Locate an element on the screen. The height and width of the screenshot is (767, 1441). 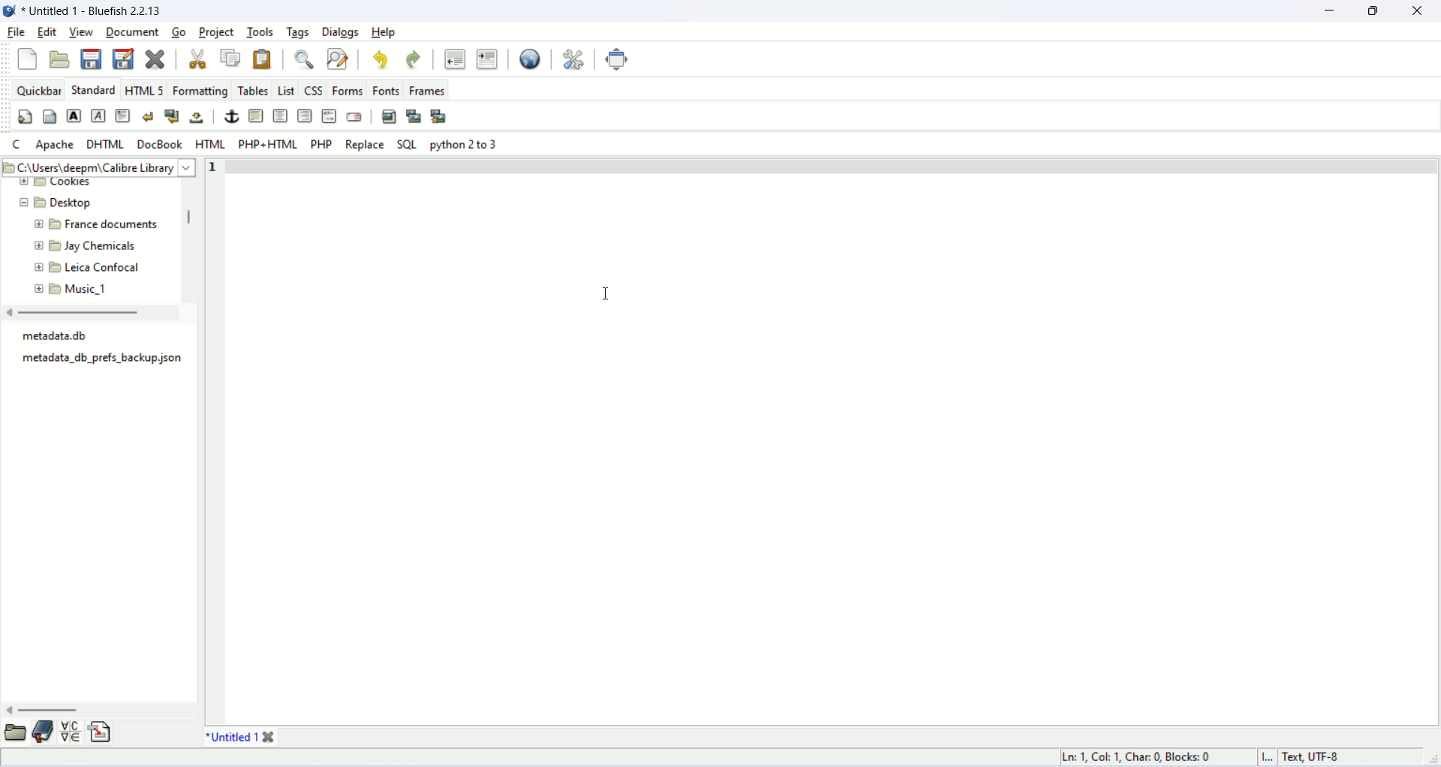
forms is located at coordinates (348, 91).